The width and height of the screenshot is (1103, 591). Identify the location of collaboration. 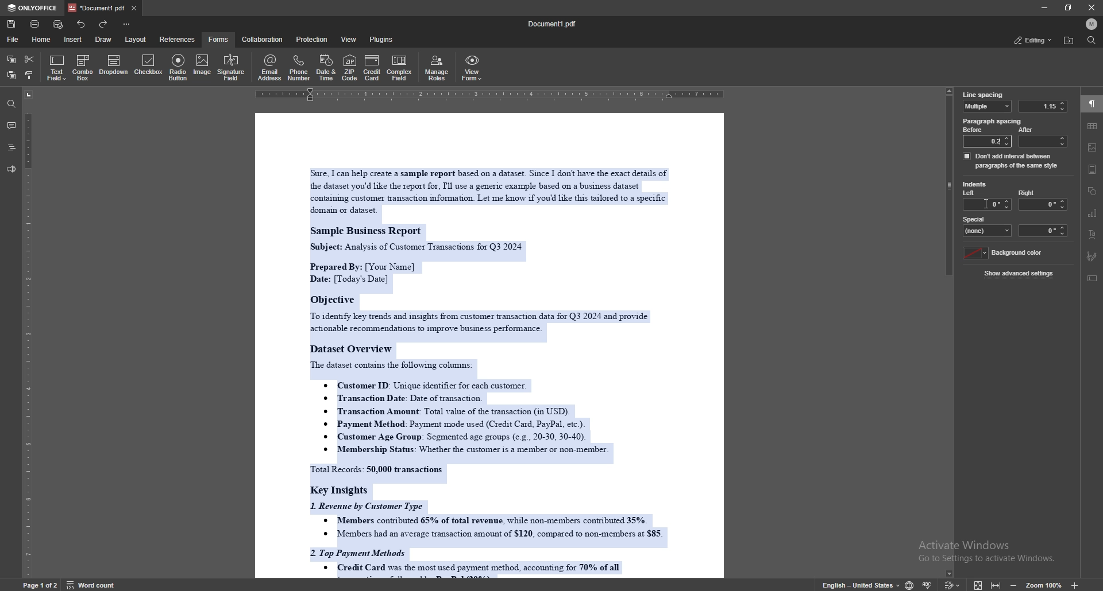
(263, 40).